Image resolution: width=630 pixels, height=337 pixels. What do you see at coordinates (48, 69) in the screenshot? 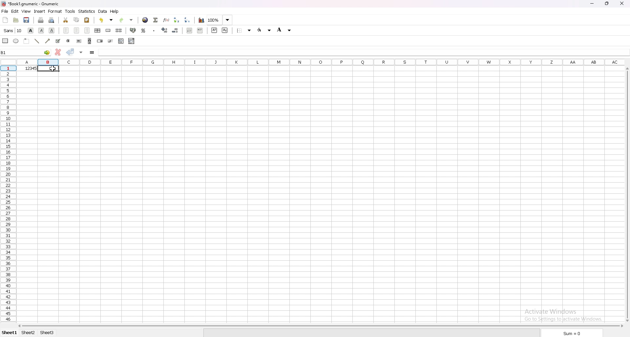
I see `selected cell` at bounding box center [48, 69].